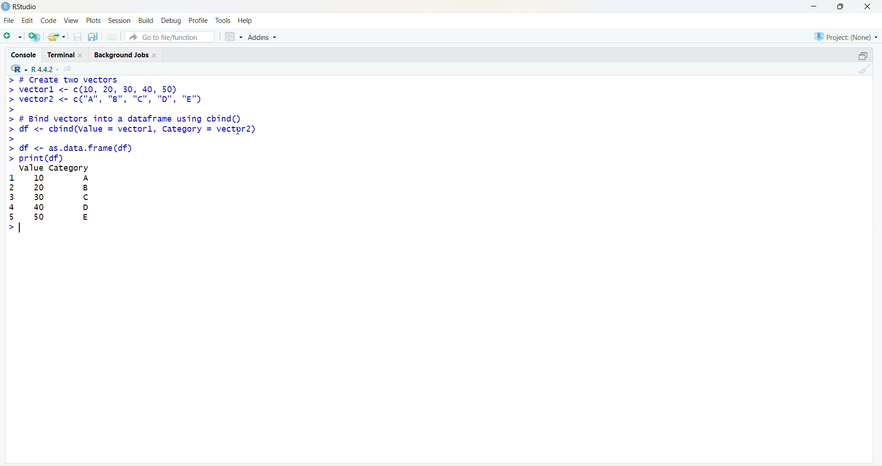  Describe the element at coordinates (262, 37) in the screenshot. I see `Addins` at that location.